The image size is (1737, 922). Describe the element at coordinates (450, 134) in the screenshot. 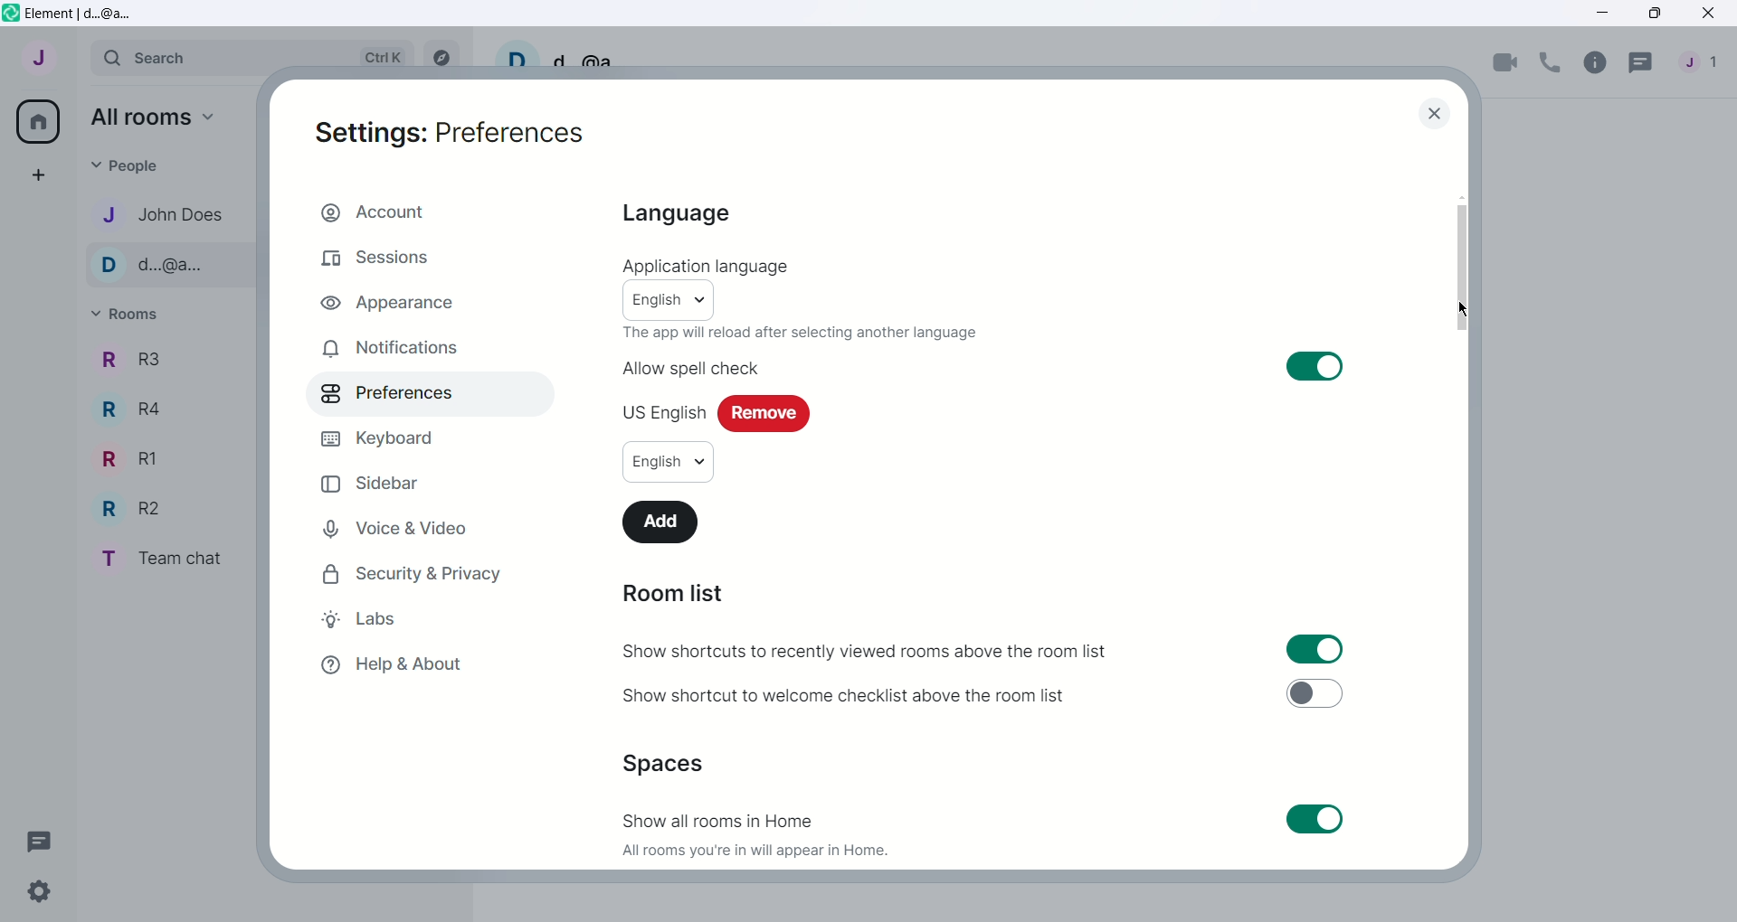

I see `Settings: Preferences` at that location.